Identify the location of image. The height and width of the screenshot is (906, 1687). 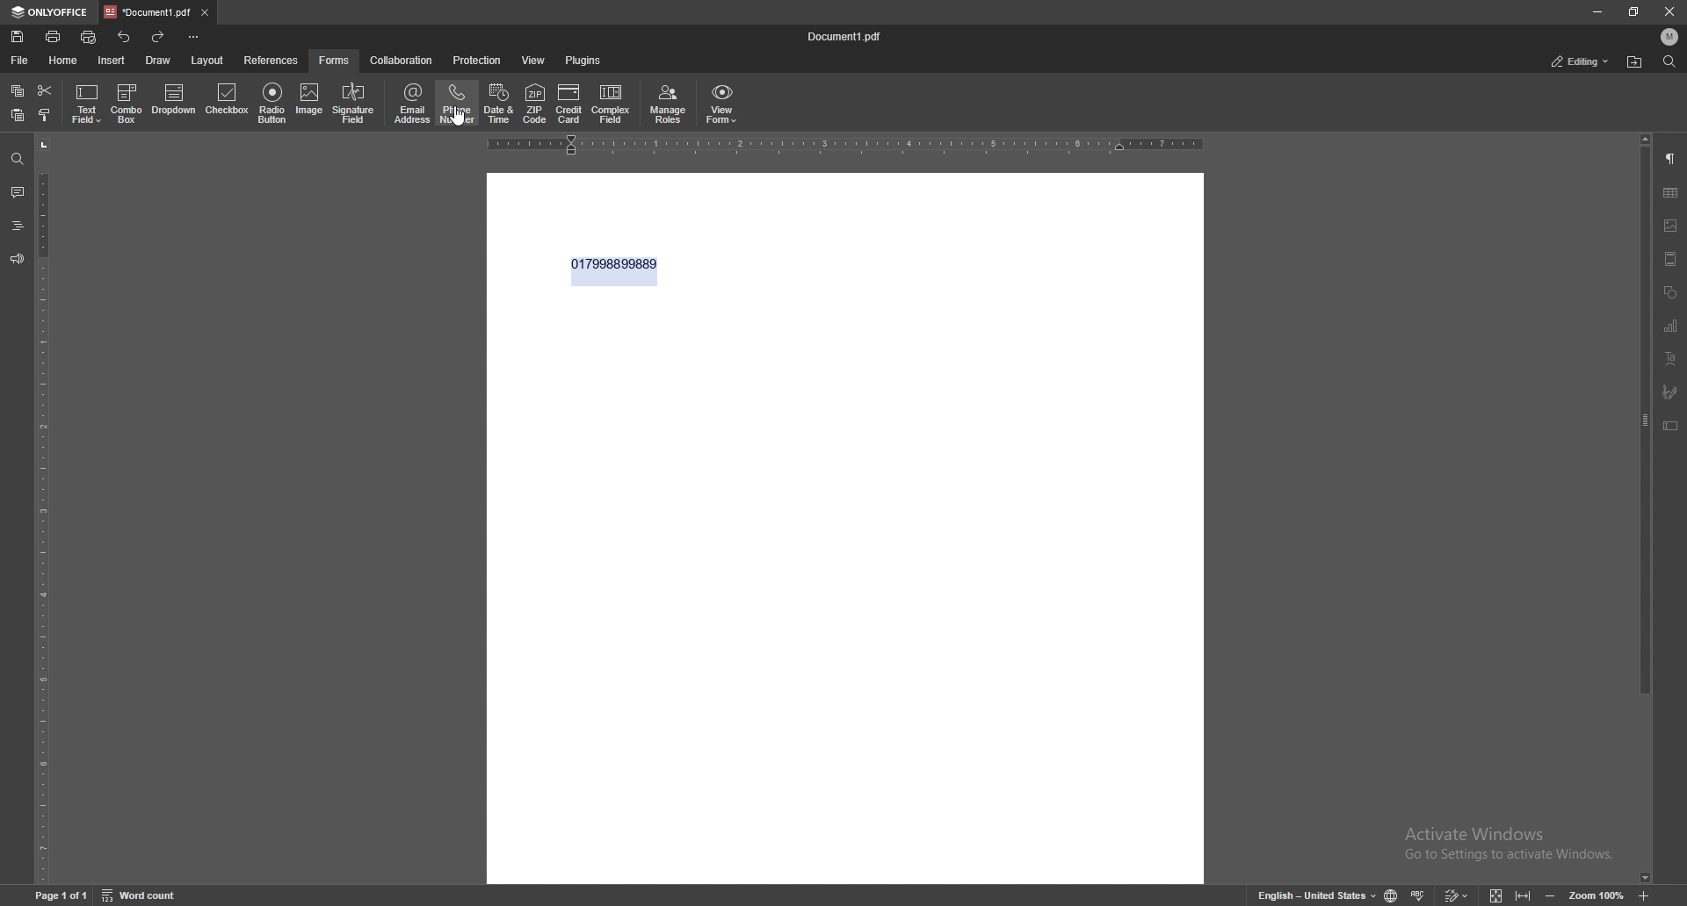
(310, 102).